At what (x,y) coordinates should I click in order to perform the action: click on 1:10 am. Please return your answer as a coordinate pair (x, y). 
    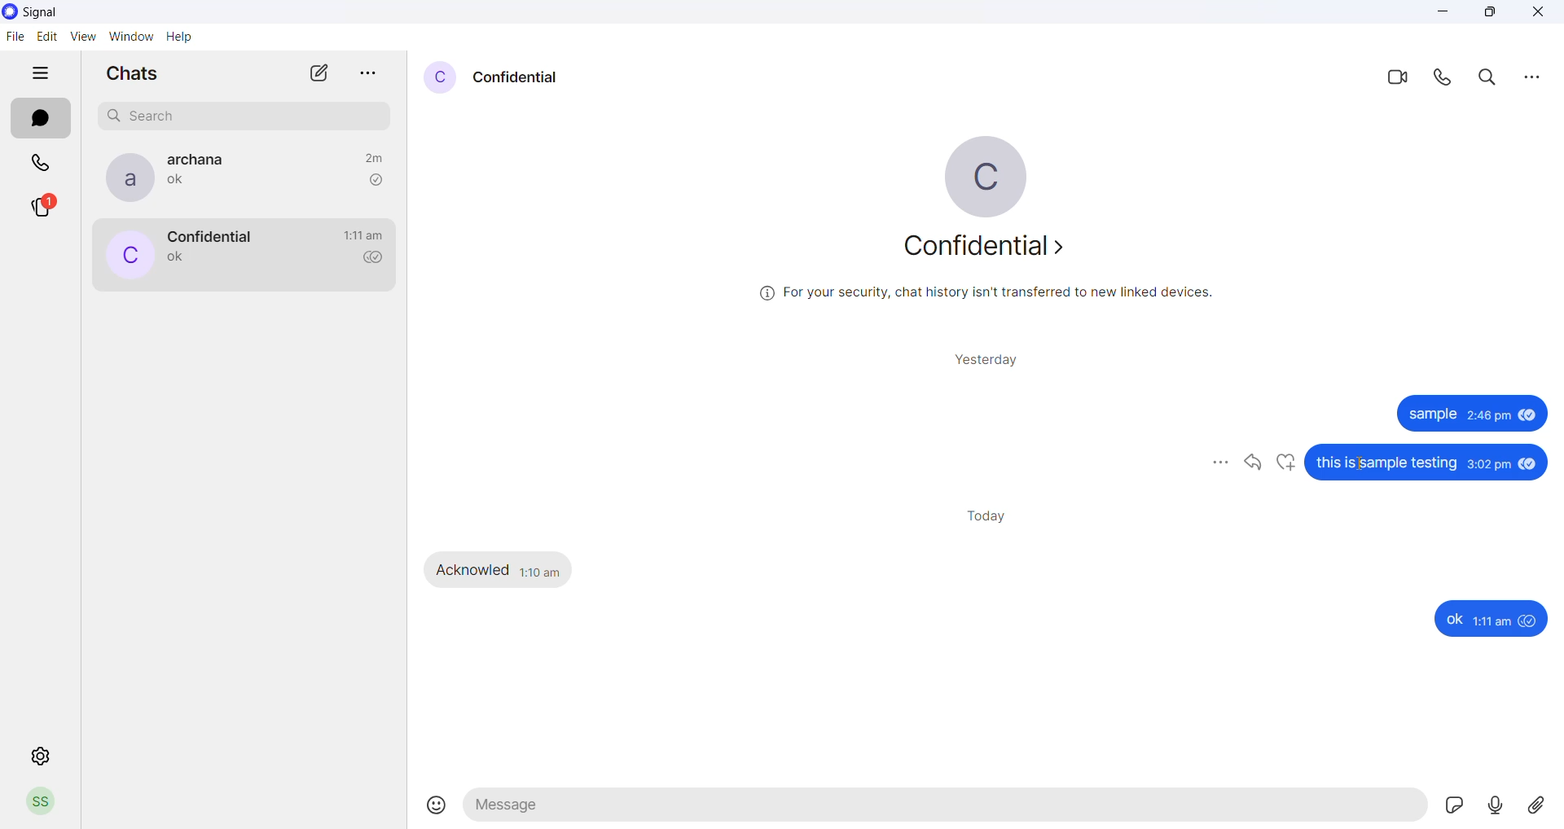
    Looking at the image, I should click on (541, 570).